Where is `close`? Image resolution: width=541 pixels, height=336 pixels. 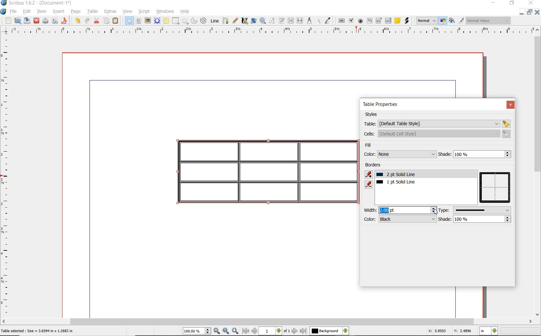 close is located at coordinates (37, 21).